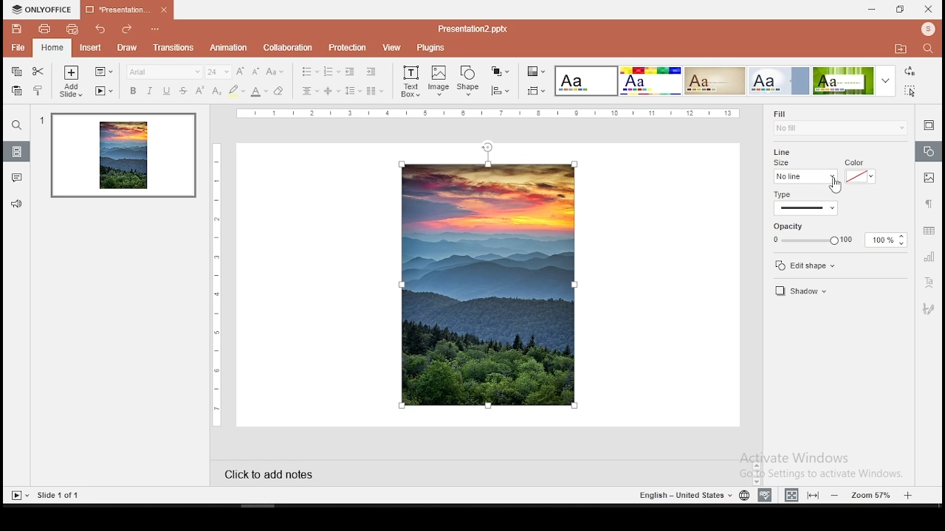 The image size is (945, 531). Describe the element at coordinates (151, 91) in the screenshot. I see `italics` at that location.